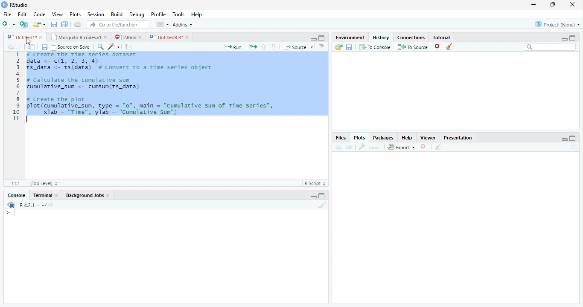  I want to click on Save, so click(350, 47).